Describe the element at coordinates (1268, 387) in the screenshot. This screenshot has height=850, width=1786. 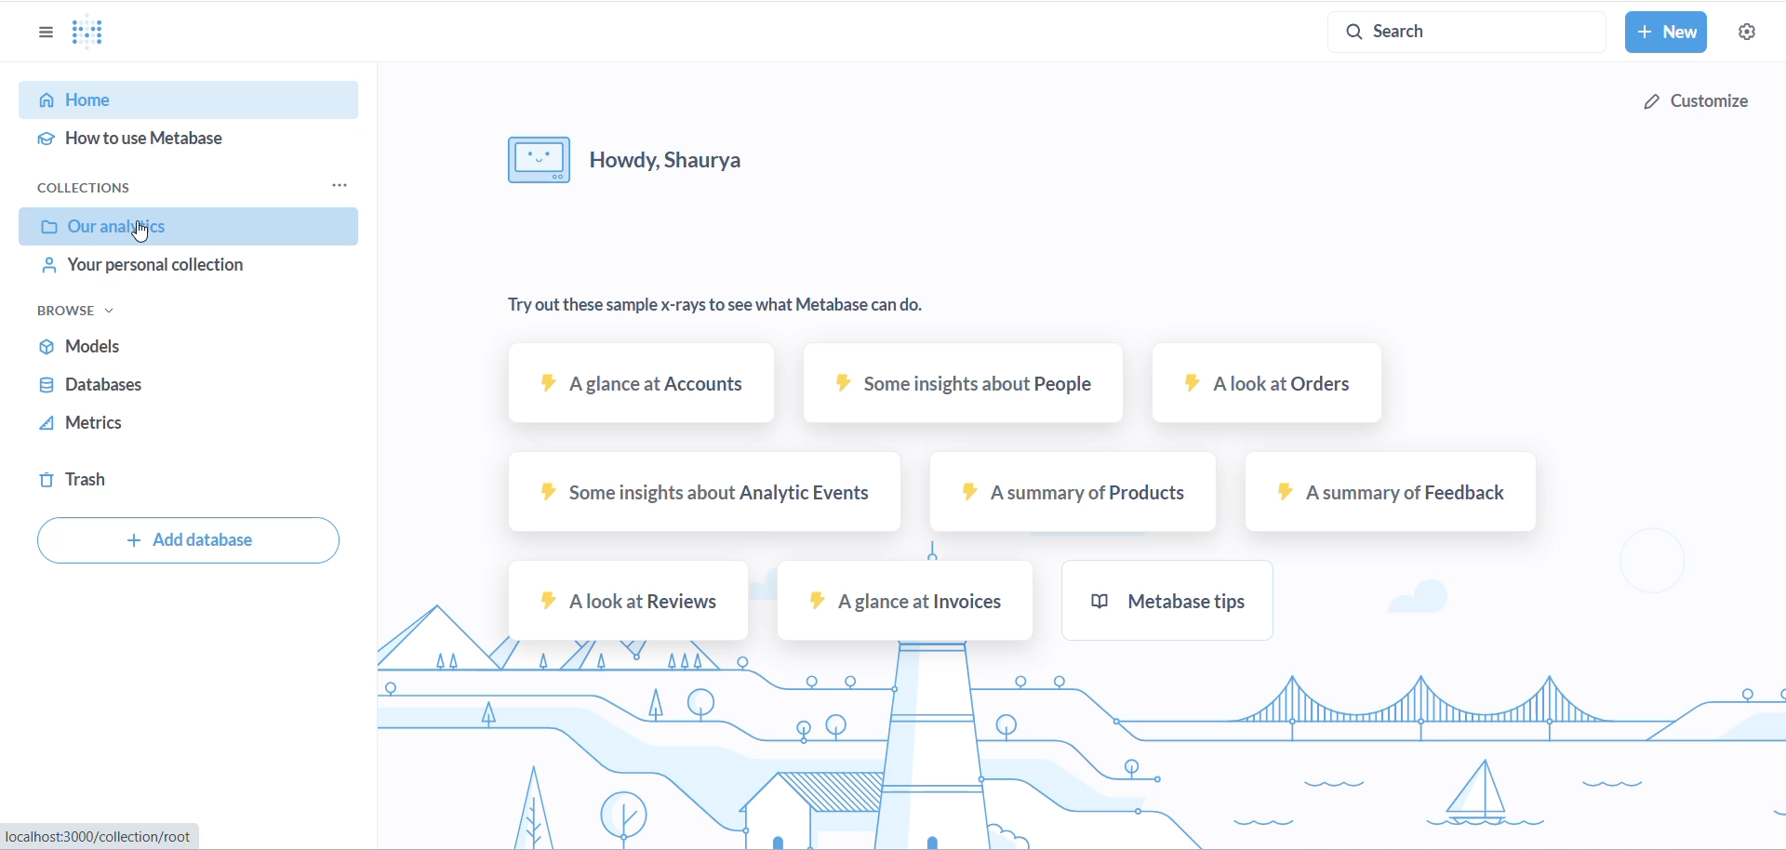
I see `A look at orders` at that location.